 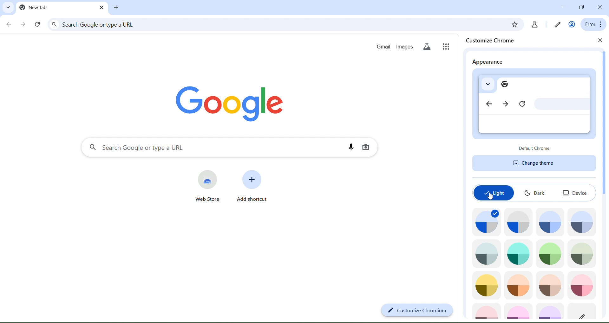 What do you see at coordinates (562, 7) in the screenshot?
I see `minimize` at bounding box center [562, 7].